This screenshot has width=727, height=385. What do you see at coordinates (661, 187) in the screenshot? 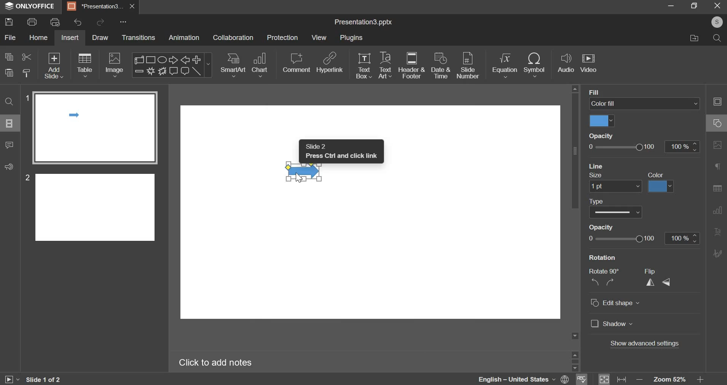
I see `line color` at bounding box center [661, 187].